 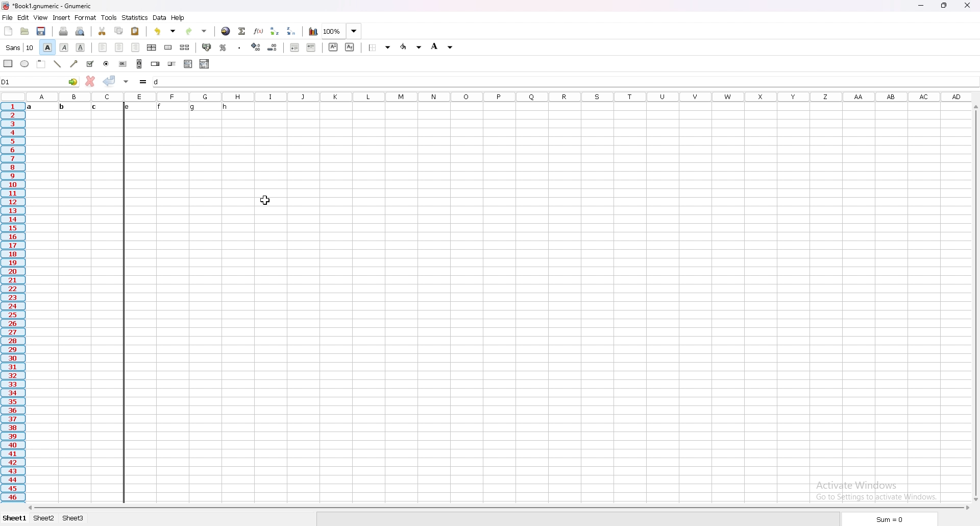 I want to click on undo, so click(x=165, y=31).